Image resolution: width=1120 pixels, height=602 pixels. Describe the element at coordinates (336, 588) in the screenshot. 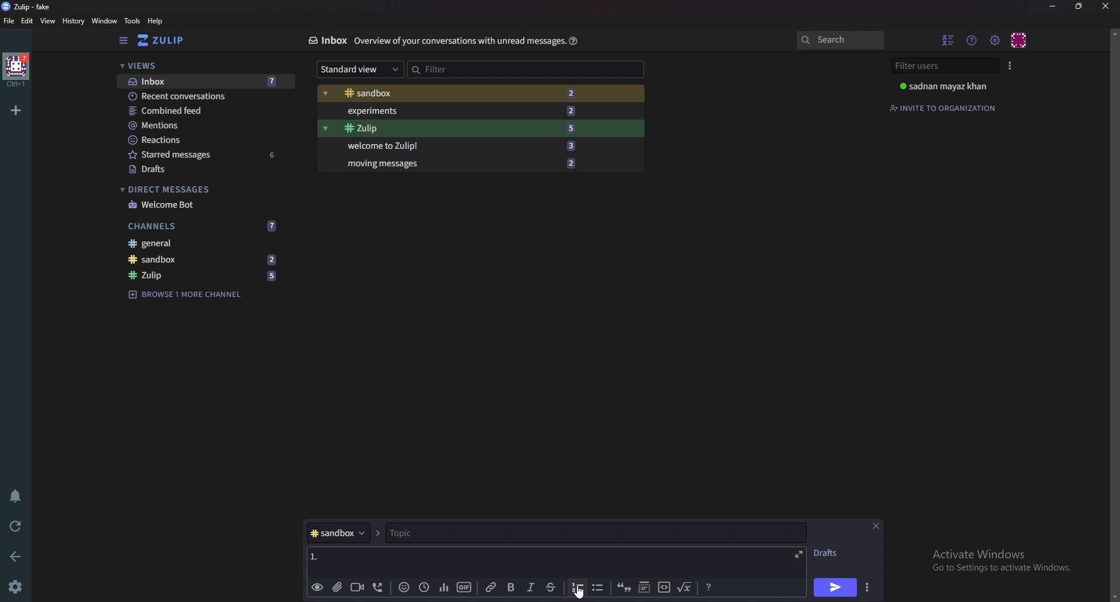

I see `Add a file` at that location.